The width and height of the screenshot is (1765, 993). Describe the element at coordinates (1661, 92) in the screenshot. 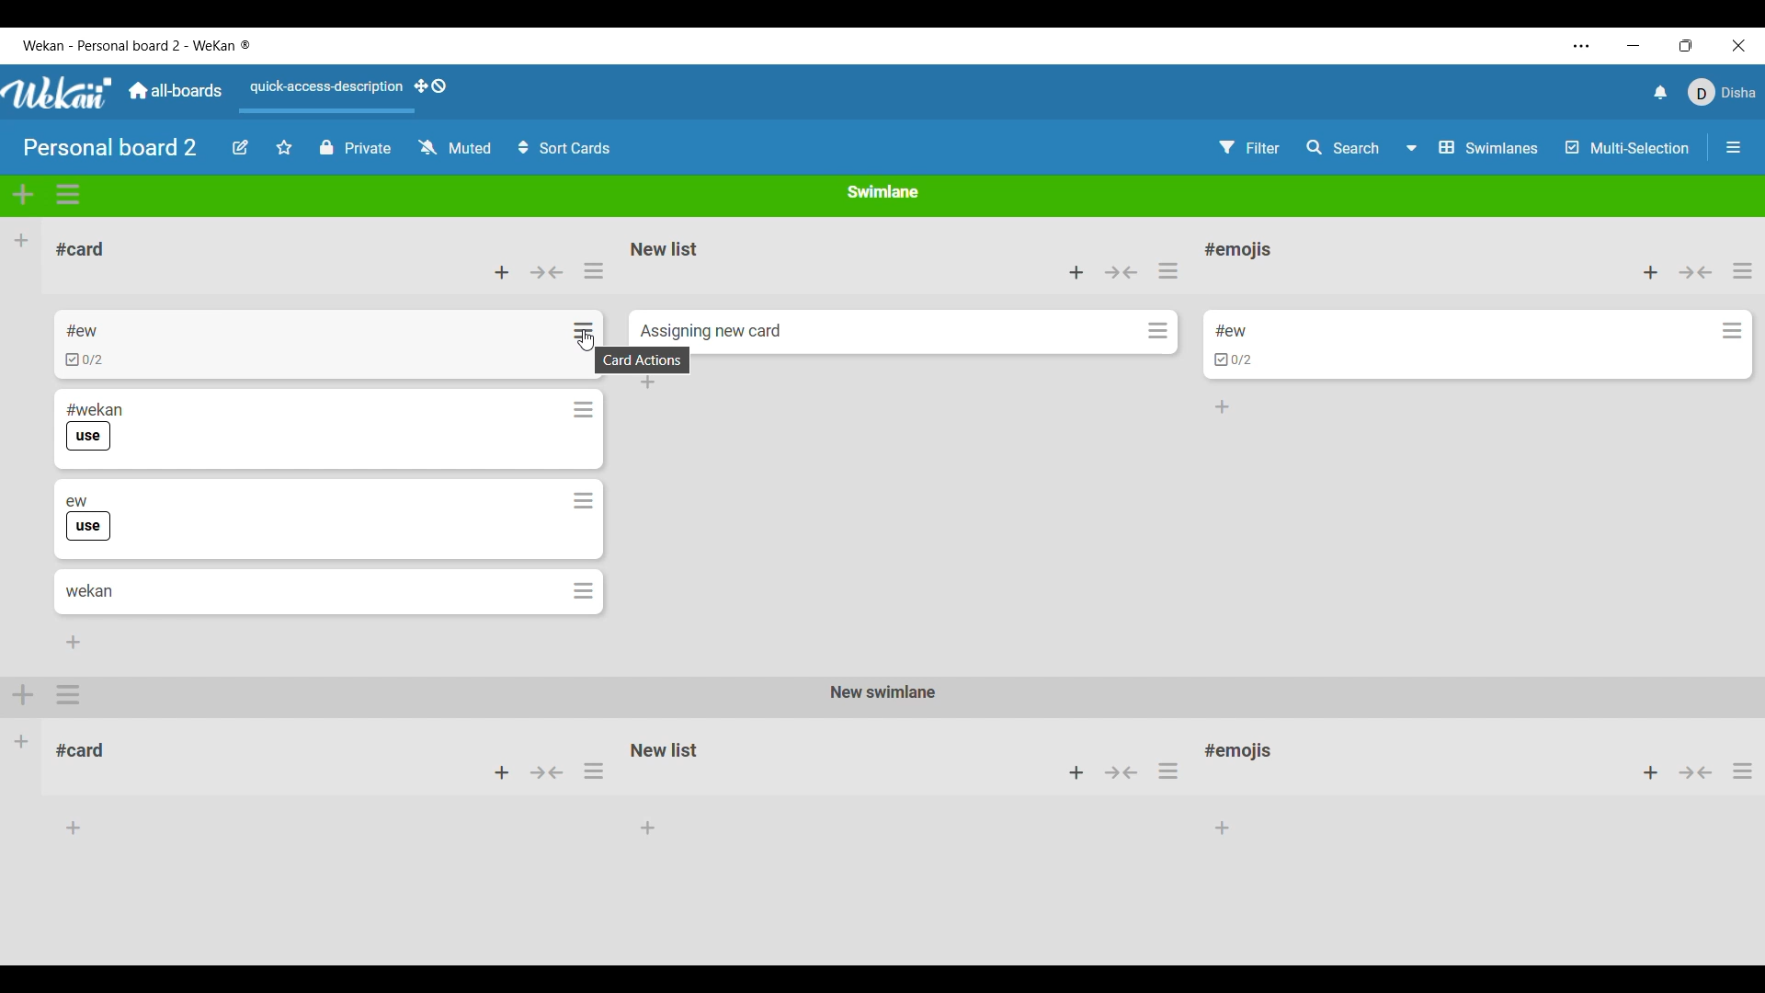

I see `Notifications` at that location.